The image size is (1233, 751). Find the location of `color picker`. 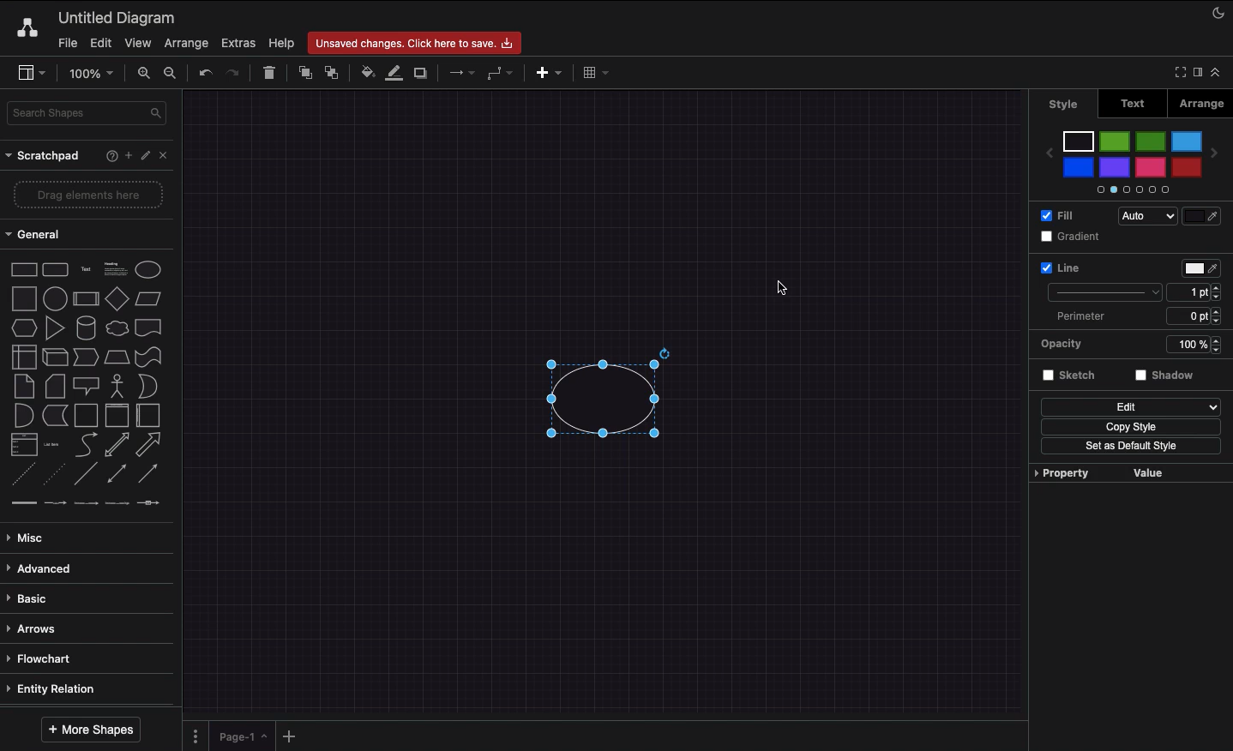

color picker is located at coordinates (1208, 214).